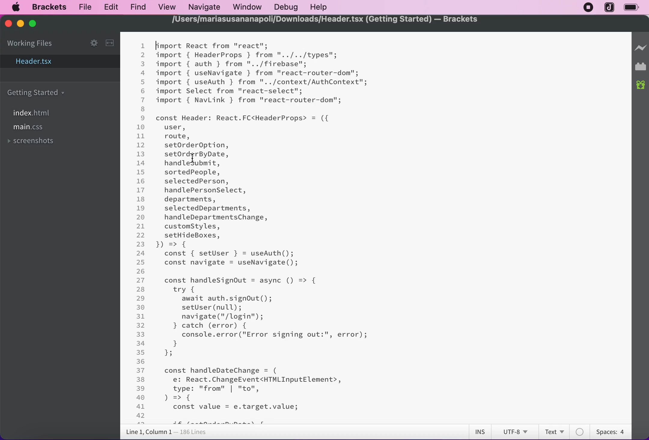  I want to click on debug, so click(284, 8).